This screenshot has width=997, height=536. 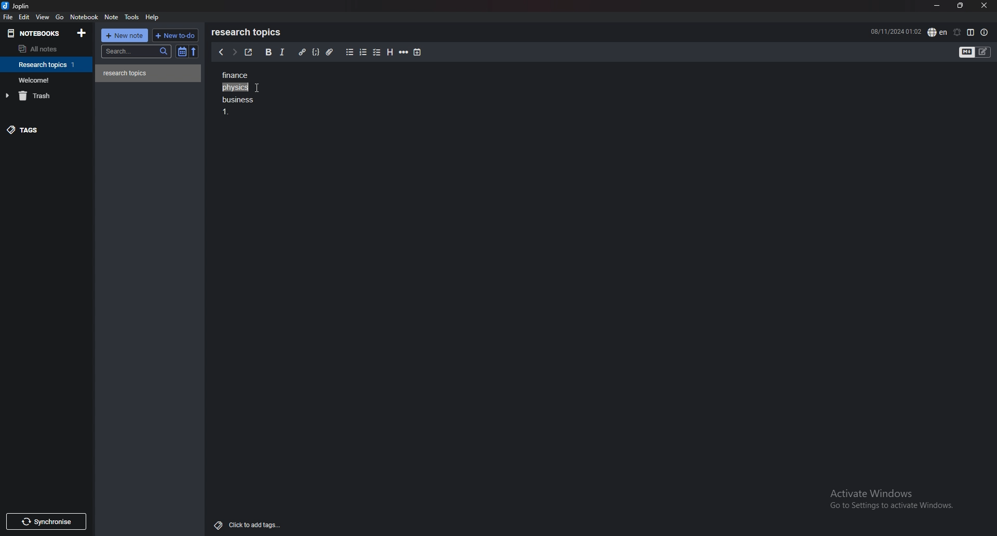 What do you see at coordinates (149, 73) in the screenshot?
I see `note` at bounding box center [149, 73].